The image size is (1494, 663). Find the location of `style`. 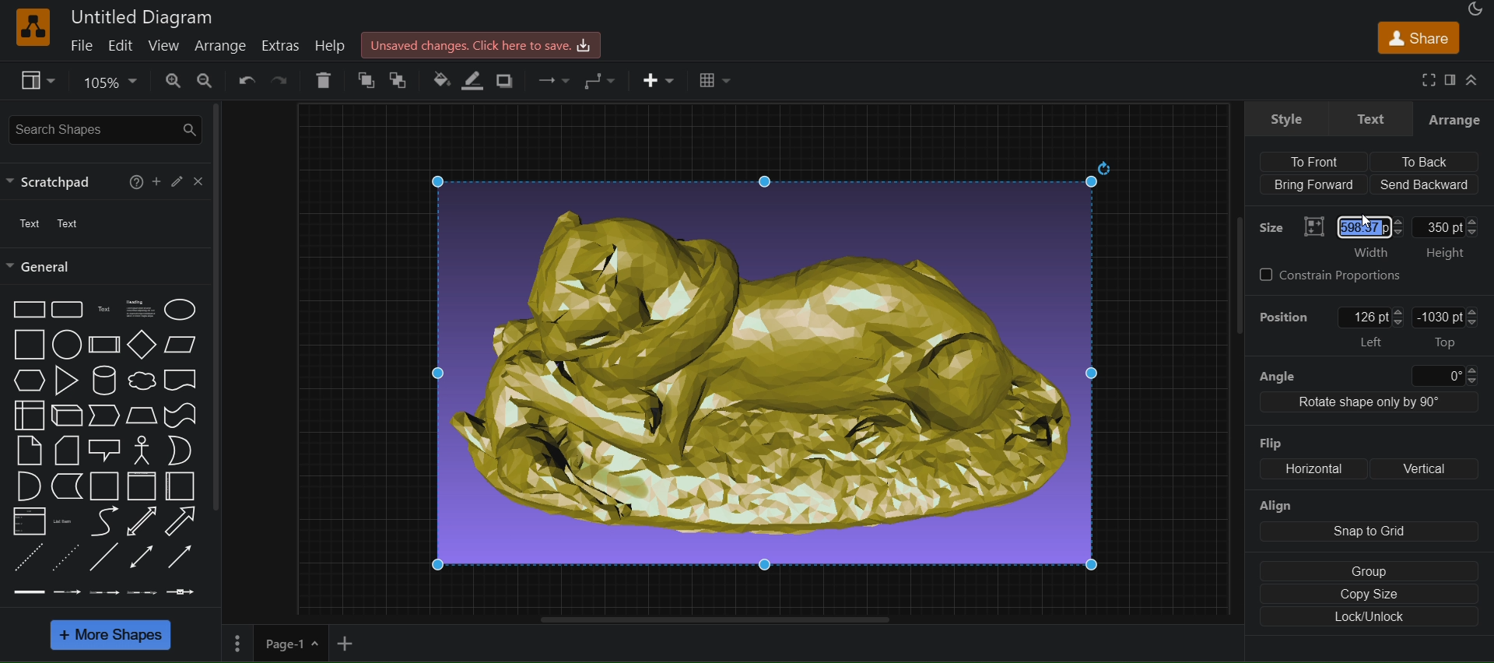

style is located at coordinates (1287, 118).